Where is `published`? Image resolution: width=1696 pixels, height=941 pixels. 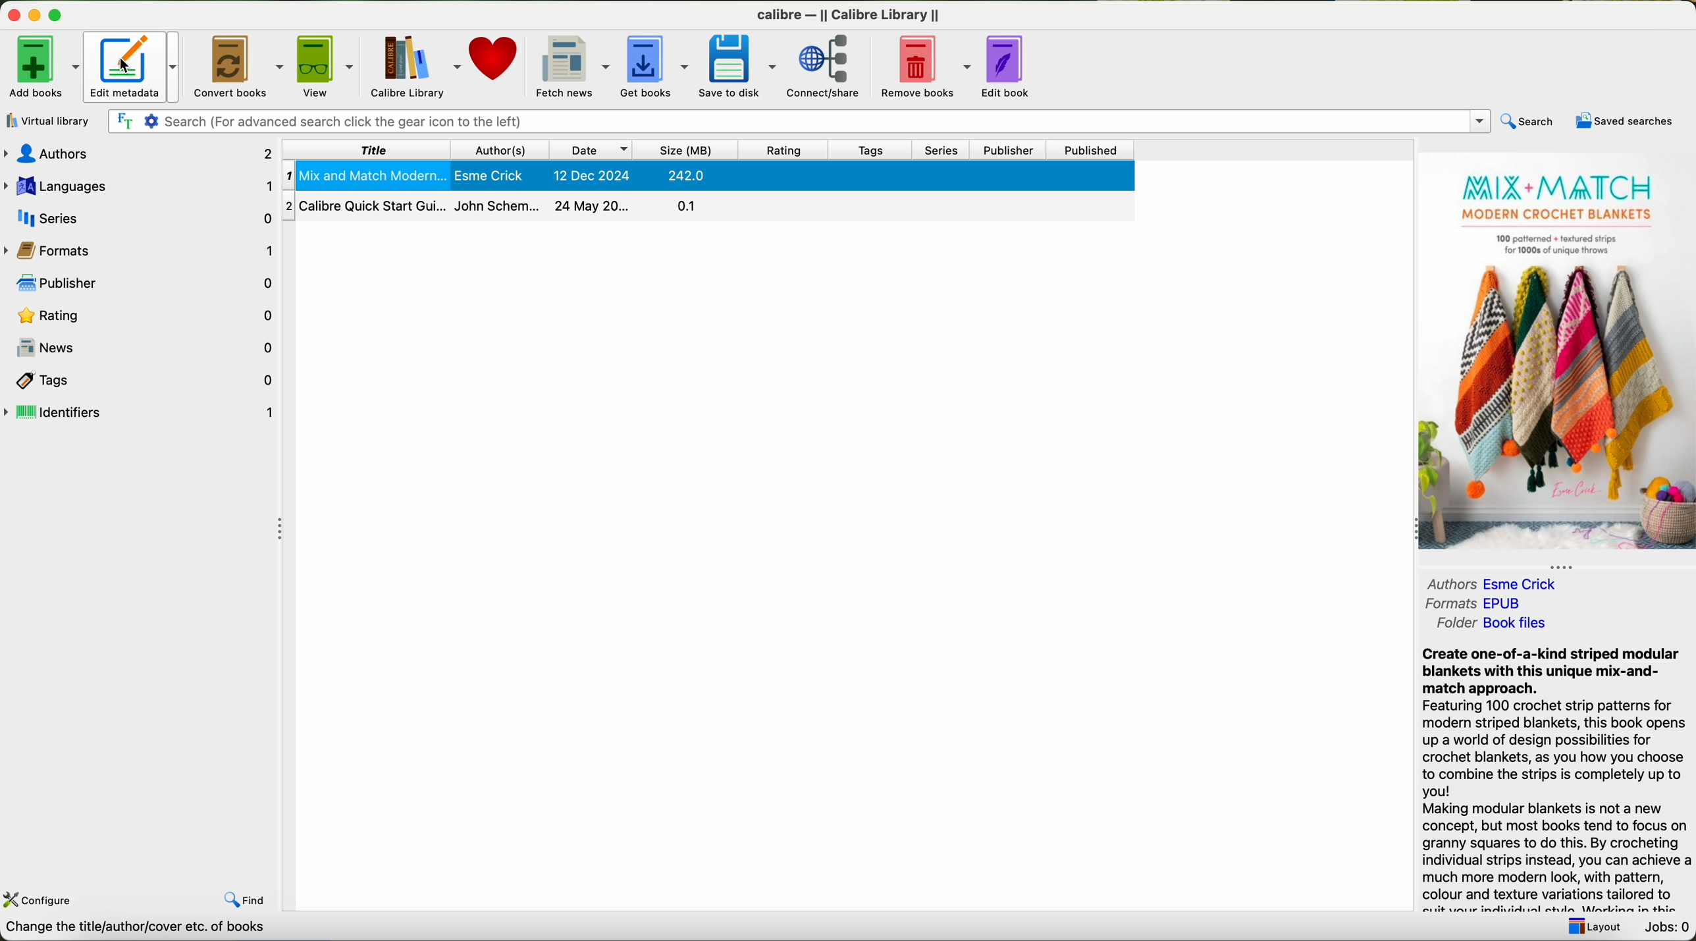 published is located at coordinates (1091, 149).